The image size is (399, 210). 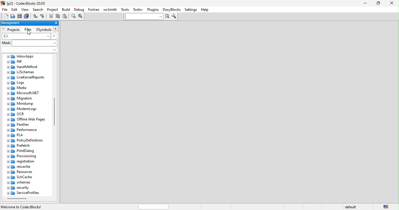 I want to click on edit, so click(x=15, y=10).